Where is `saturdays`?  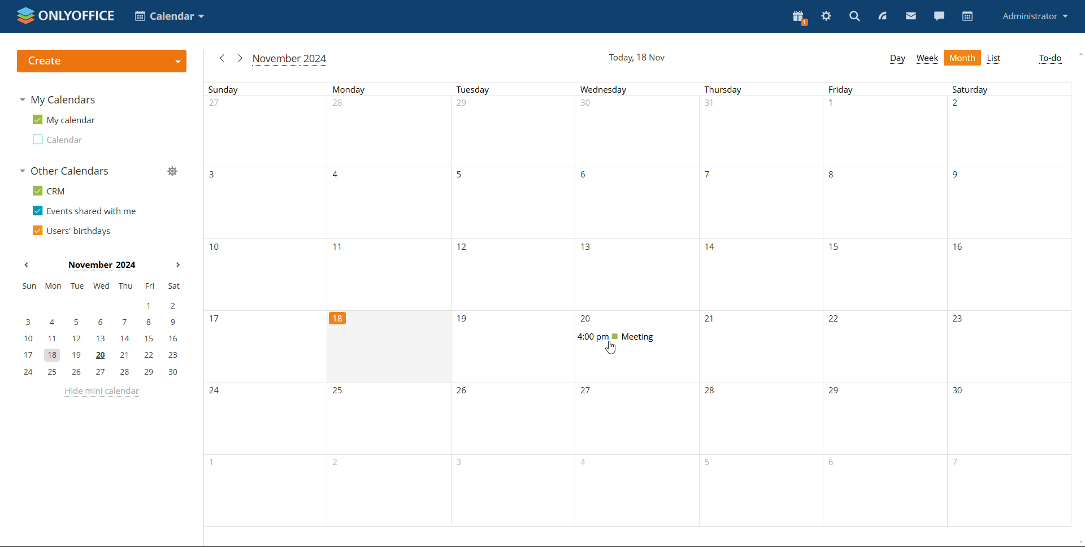
saturdays is located at coordinates (1009, 304).